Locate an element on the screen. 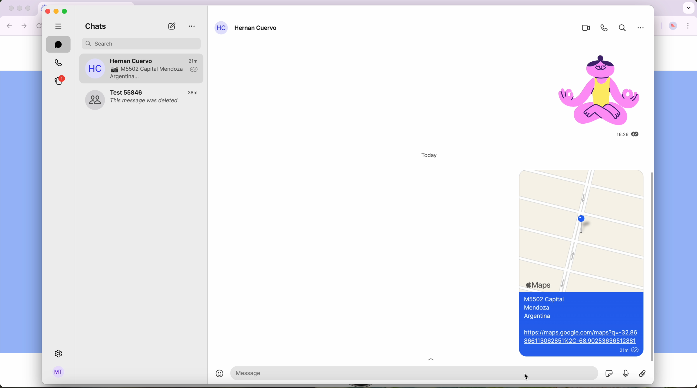 This screenshot has width=697, height=388. search tabs is located at coordinates (688, 7).